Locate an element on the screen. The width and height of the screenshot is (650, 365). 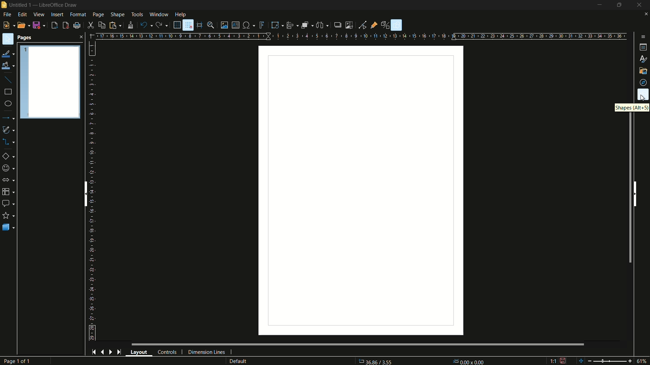
file menu is located at coordinates (6, 15).